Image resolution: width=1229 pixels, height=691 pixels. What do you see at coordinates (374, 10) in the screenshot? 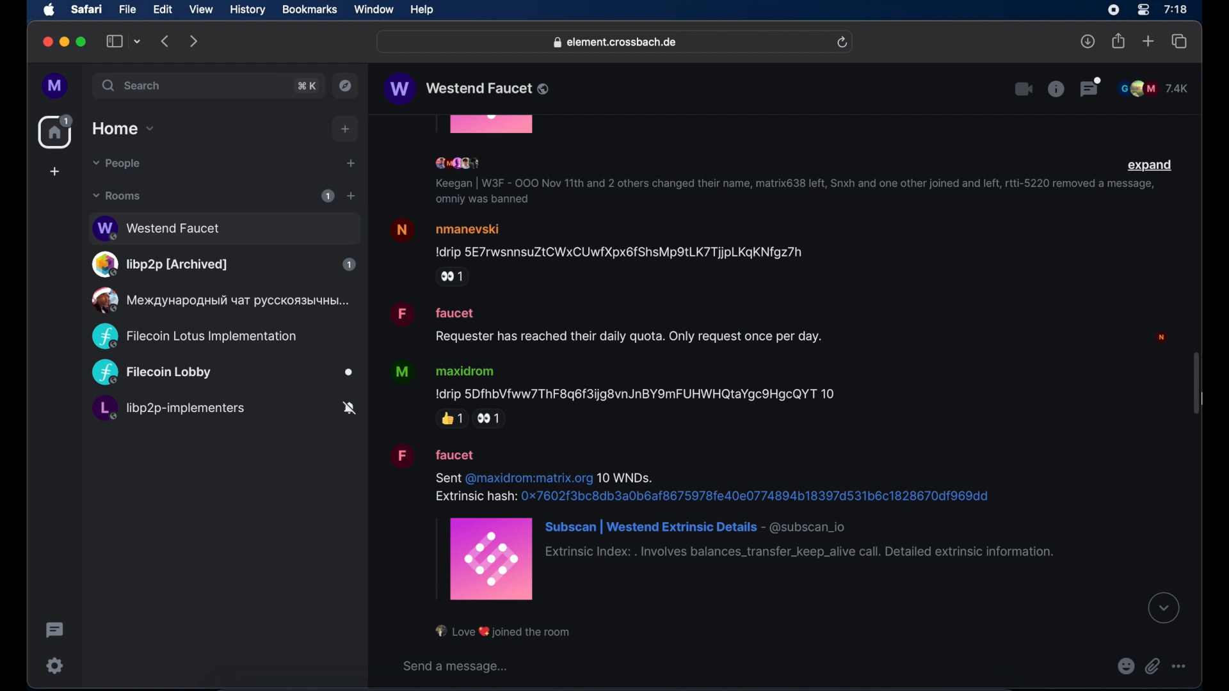
I see `window` at bounding box center [374, 10].